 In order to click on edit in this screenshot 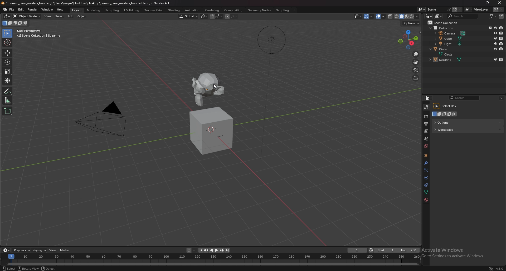, I will do `click(21, 9)`.